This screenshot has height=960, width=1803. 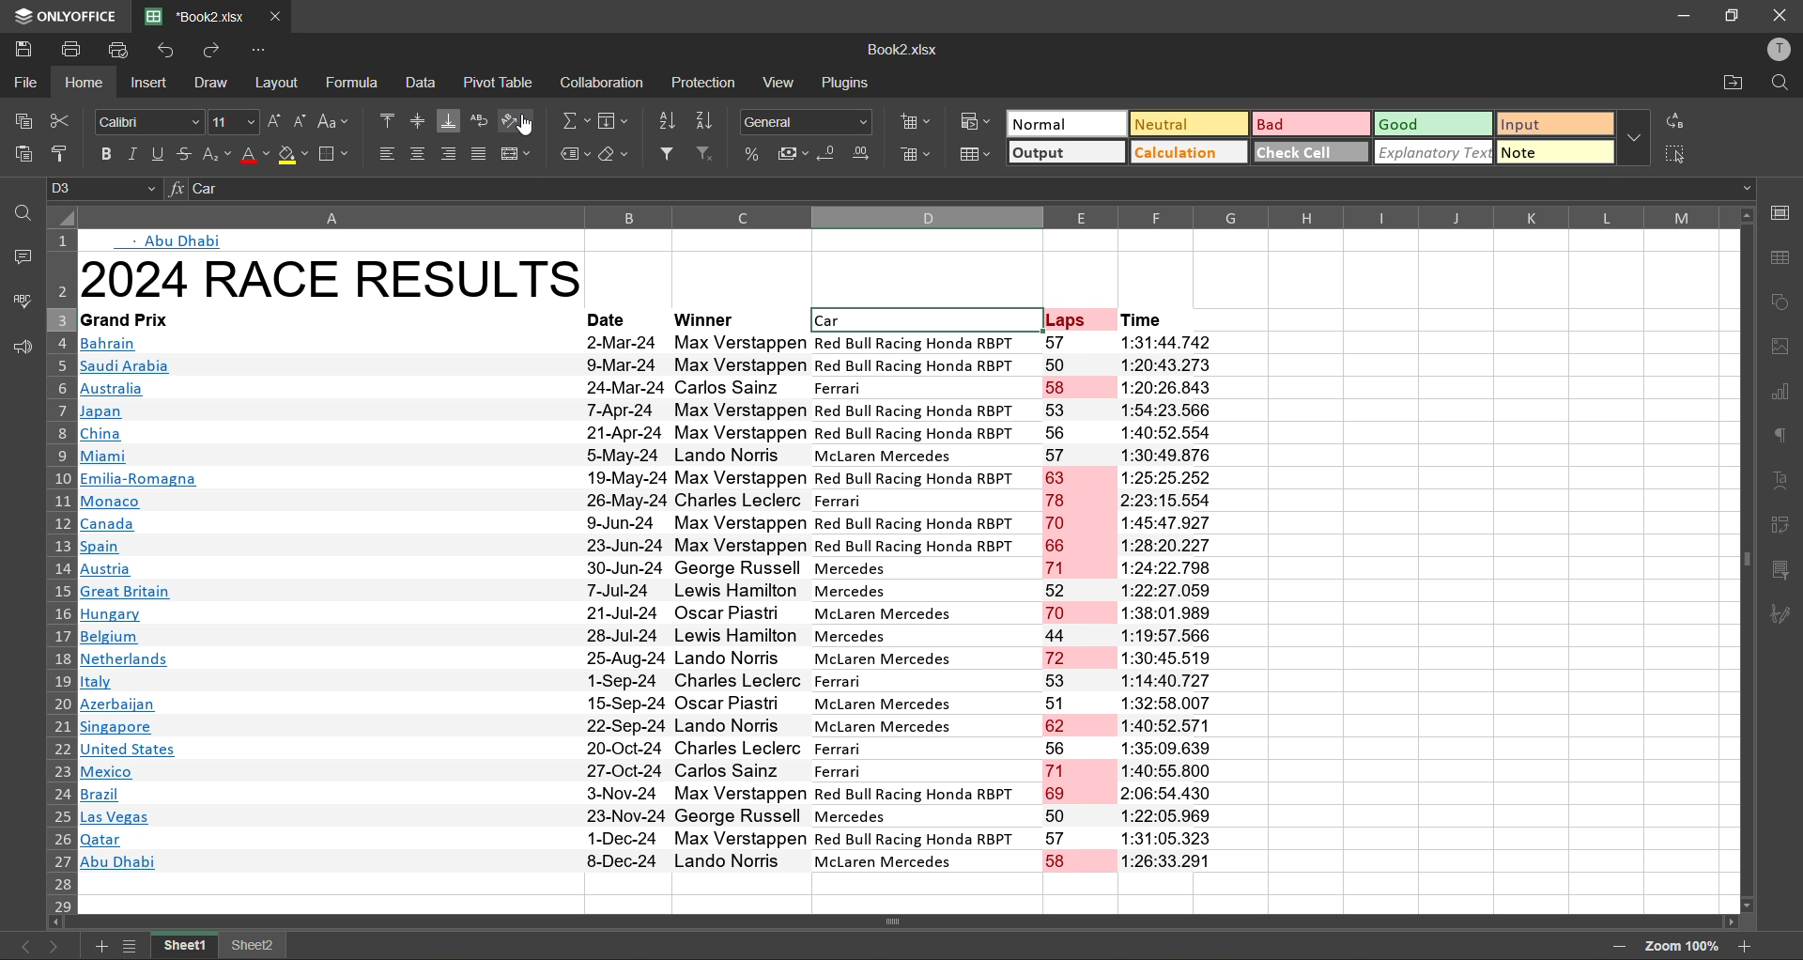 I want to click on summation, so click(x=573, y=123).